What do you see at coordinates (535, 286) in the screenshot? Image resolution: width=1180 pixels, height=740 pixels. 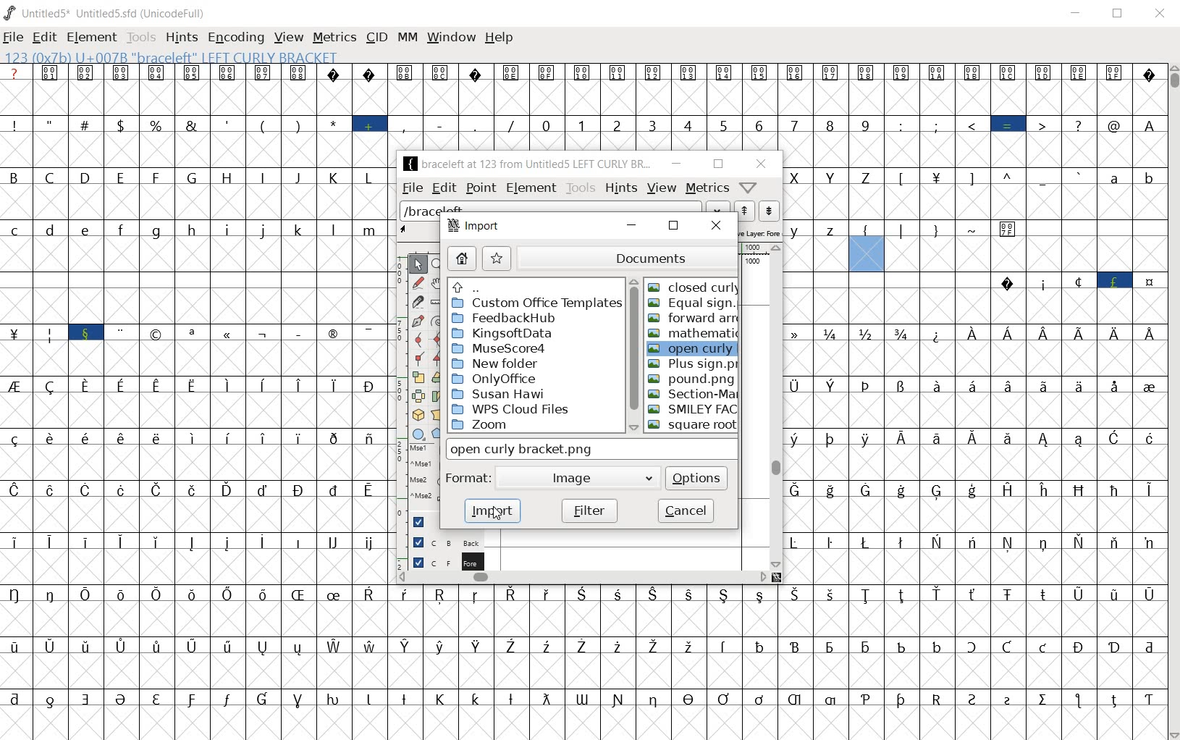 I see `Up directories` at bounding box center [535, 286].